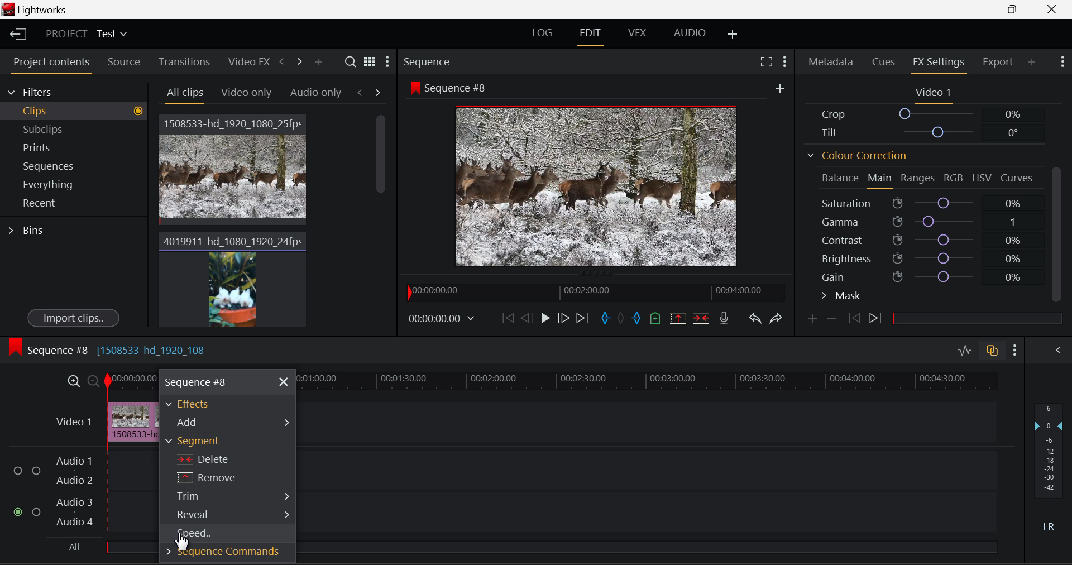  What do you see at coordinates (186, 61) in the screenshot?
I see `Transitions Tab` at bounding box center [186, 61].